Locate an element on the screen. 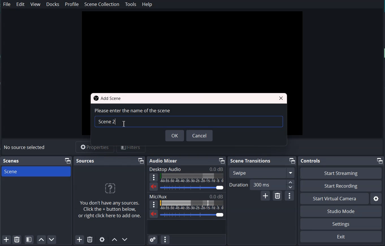  Tools is located at coordinates (131, 5).